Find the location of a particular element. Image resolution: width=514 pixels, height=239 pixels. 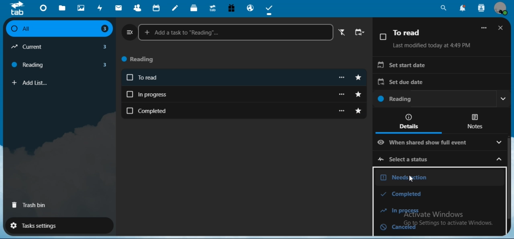

close is located at coordinates (502, 29).